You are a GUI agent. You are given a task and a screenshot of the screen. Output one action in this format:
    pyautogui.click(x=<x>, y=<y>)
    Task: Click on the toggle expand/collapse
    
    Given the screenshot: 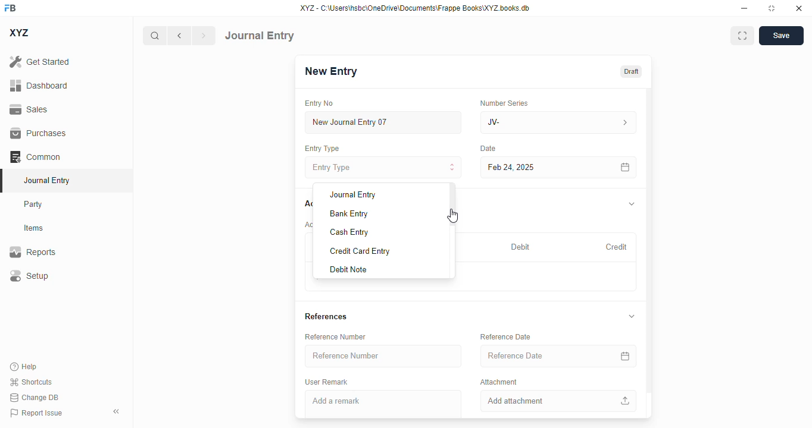 What is the action you would take?
    pyautogui.click(x=633, y=316)
    